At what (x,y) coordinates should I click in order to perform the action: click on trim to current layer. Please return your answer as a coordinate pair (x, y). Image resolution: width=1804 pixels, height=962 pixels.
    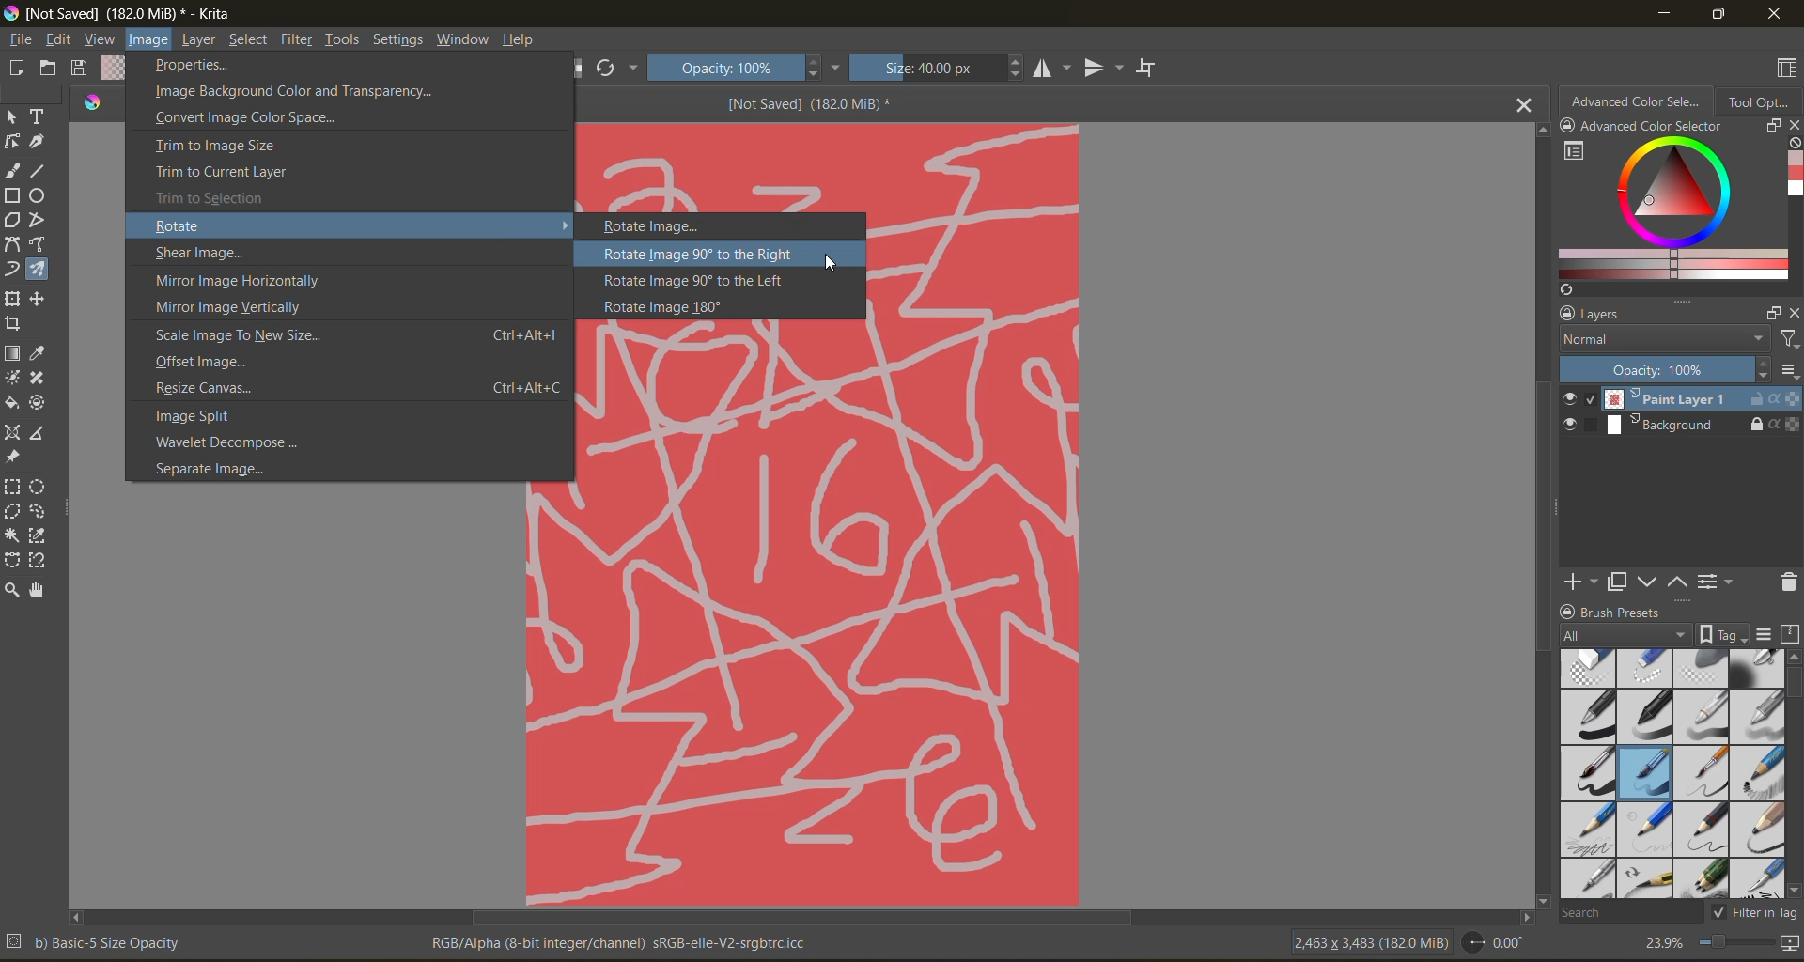
    Looking at the image, I should click on (222, 173).